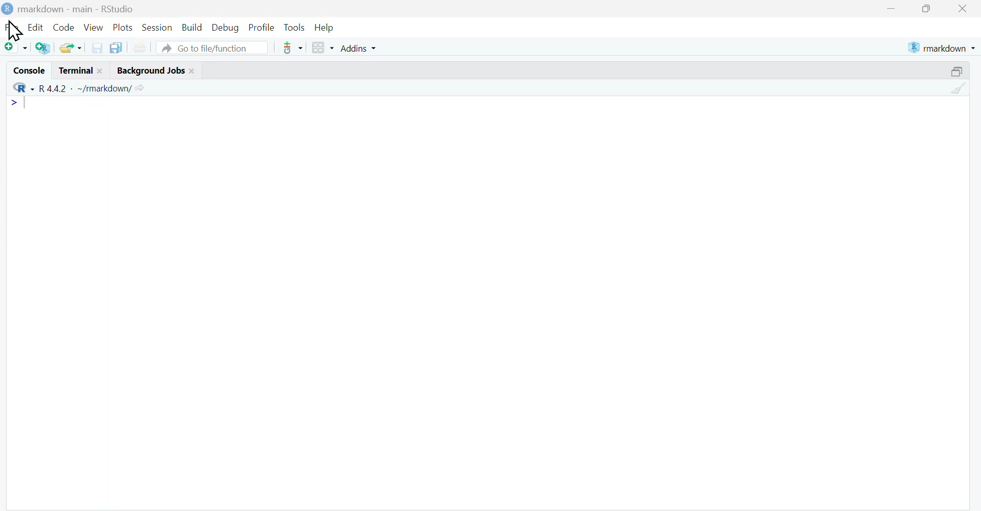 The height and width of the screenshot is (511, 981). What do you see at coordinates (35, 28) in the screenshot?
I see `Edit` at bounding box center [35, 28].